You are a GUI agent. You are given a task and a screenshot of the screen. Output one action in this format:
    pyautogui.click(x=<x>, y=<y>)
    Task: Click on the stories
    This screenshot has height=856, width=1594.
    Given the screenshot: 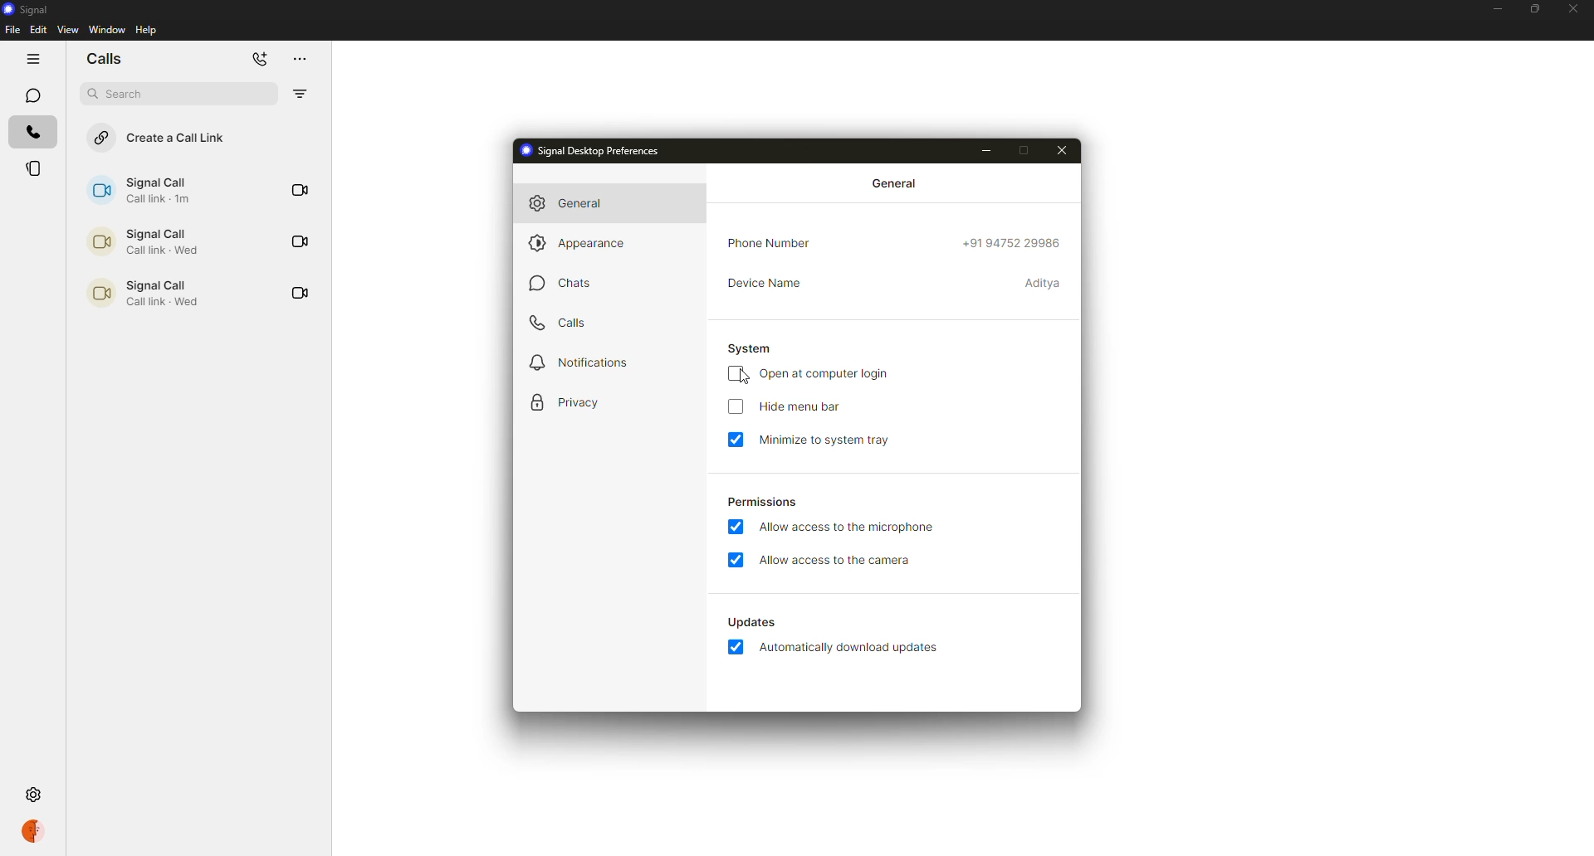 What is the action you would take?
    pyautogui.click(x=36, y=168)
    